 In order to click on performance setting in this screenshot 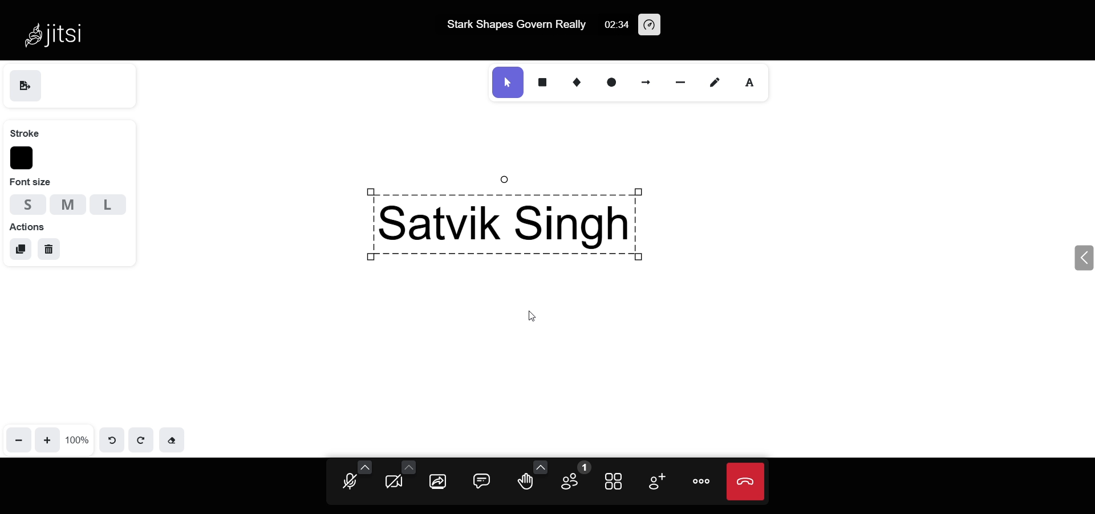, I will do `click(651, 26)`.